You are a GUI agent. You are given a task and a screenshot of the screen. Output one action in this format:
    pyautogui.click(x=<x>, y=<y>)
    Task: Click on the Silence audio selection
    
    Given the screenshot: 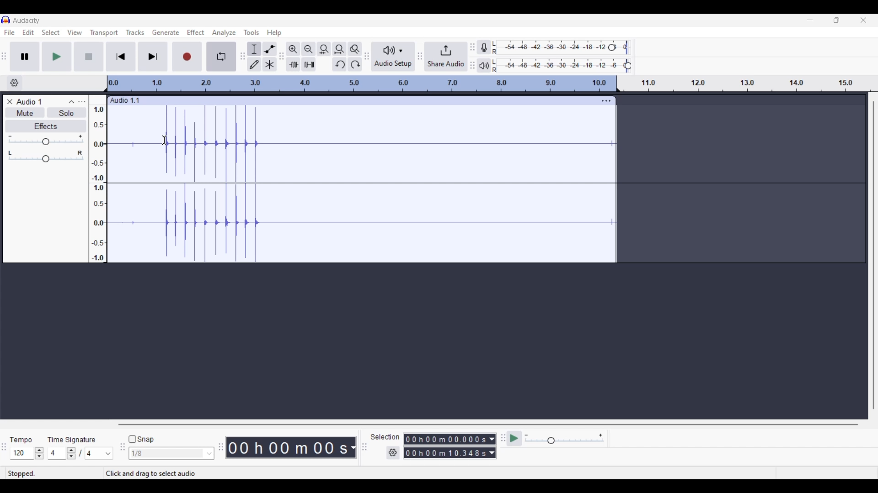 What is the action you would take?
    pyautogui.click(x=309, y=64)
    